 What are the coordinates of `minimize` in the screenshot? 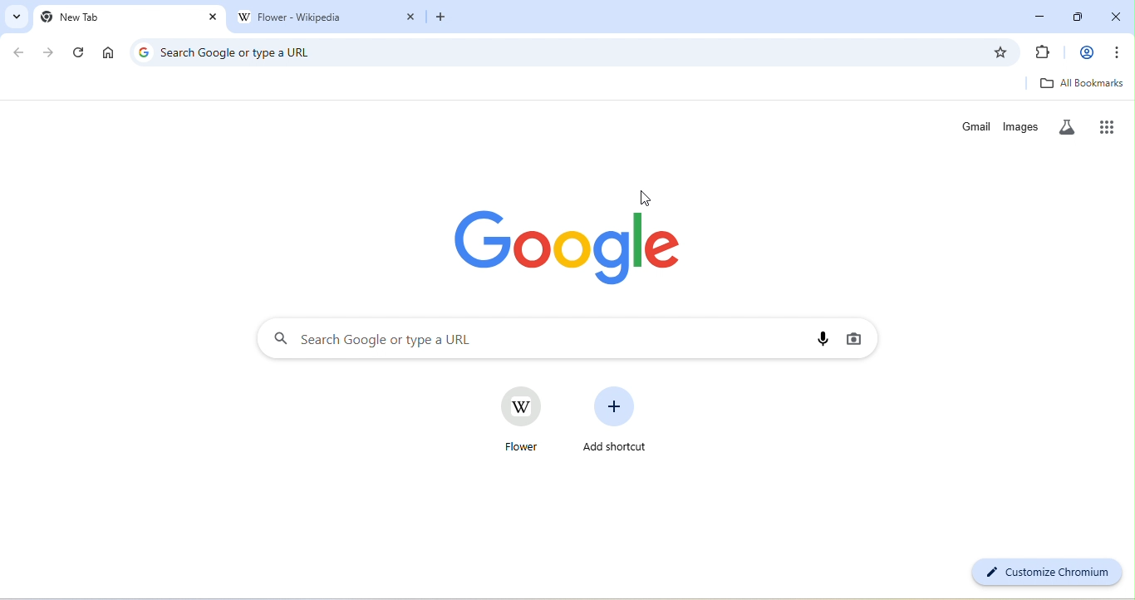 It's located at (1040, 14).